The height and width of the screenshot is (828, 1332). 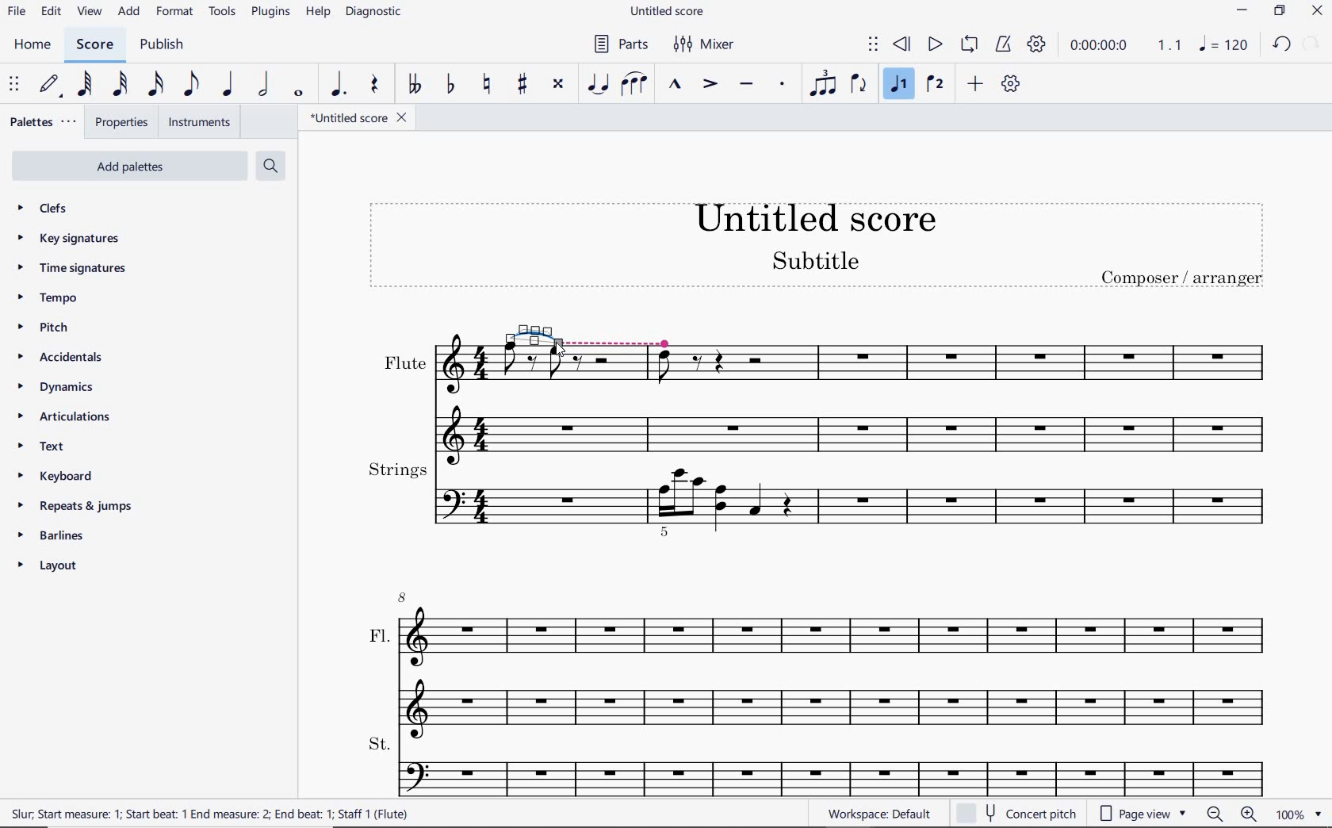 I want to click on DEFAULT (STEP TIME), so click(x=52, y=84).